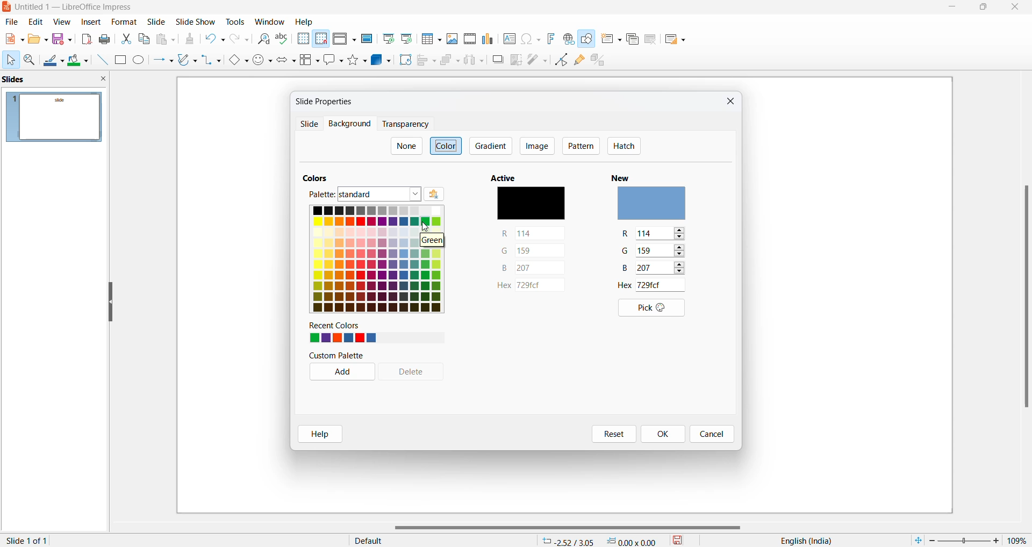 Image resolution: width=1032 pixels, height=547 pixels. What do you see at coordinates (79, 61) in the screenshot?
I see `fill color ` at bounding box center [79, 61].